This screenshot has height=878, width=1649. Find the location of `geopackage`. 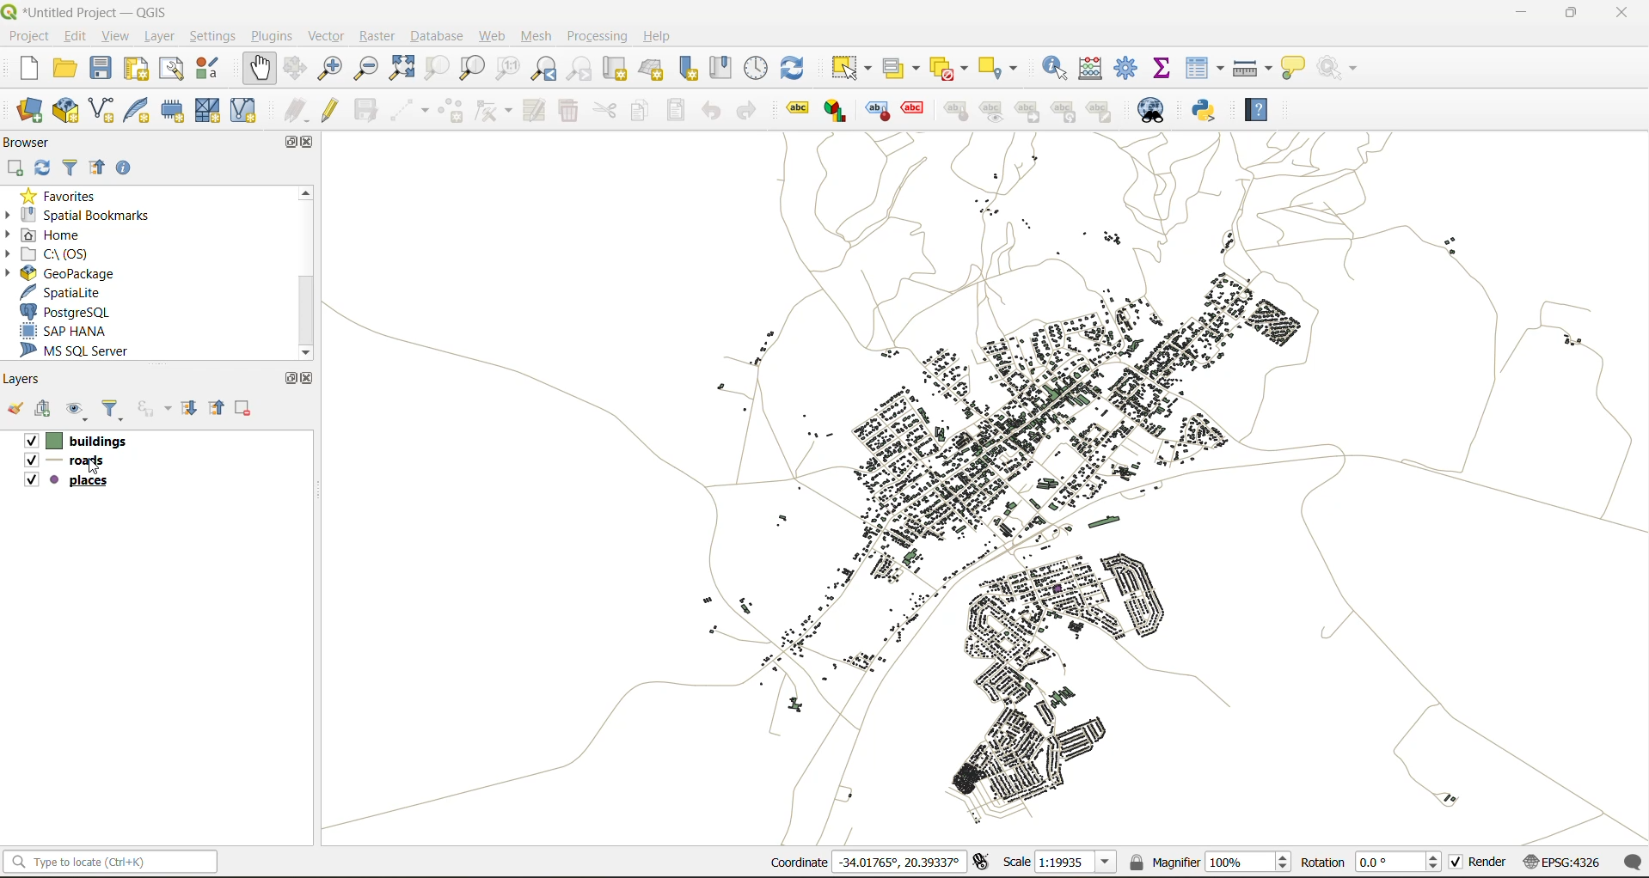

geopackage is located at coordinates (76, 275).